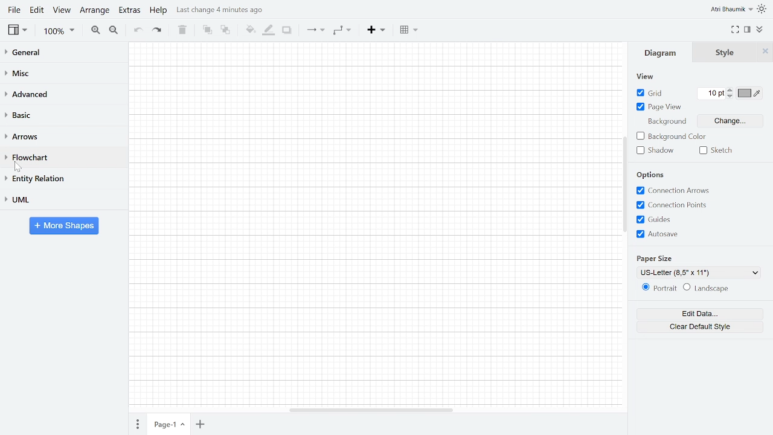 The width and height of the screenshot is (773, 435). What do you see at coordinates (170, 424) in the screenshot?
I see `current page` at bounding box center [170, 424].